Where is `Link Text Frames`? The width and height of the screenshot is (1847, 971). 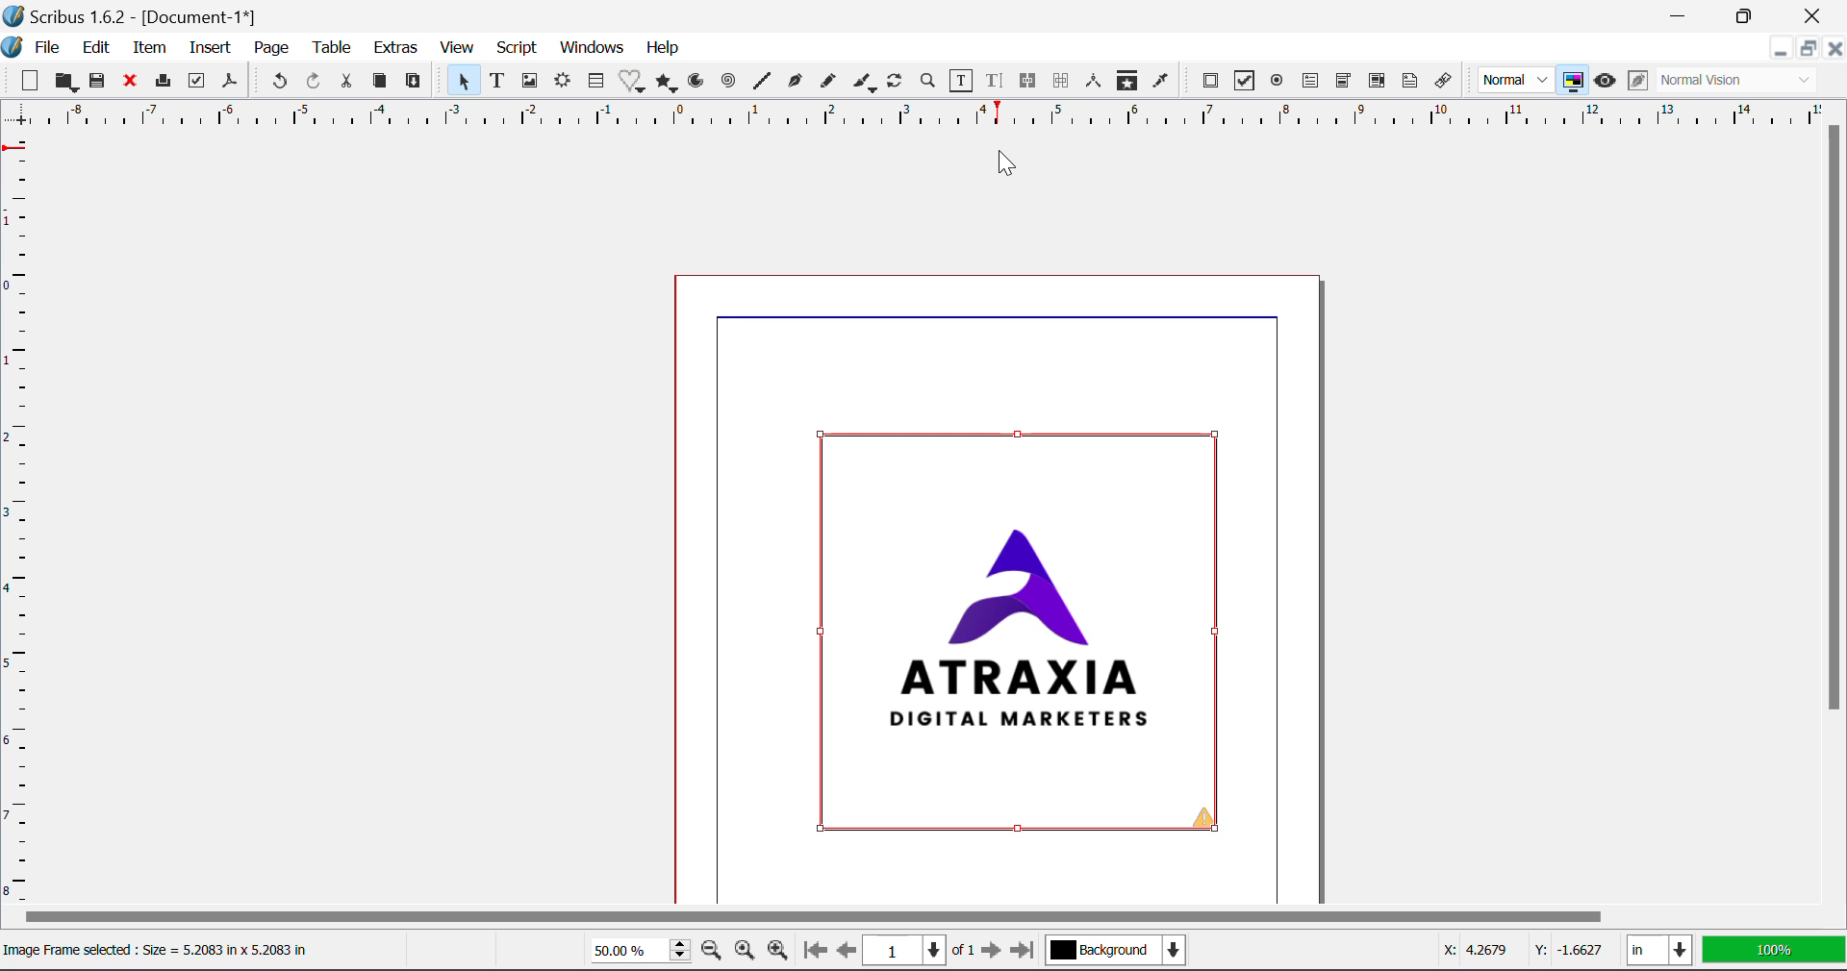
Link Text Frames is located at coordinates (1029, 82).